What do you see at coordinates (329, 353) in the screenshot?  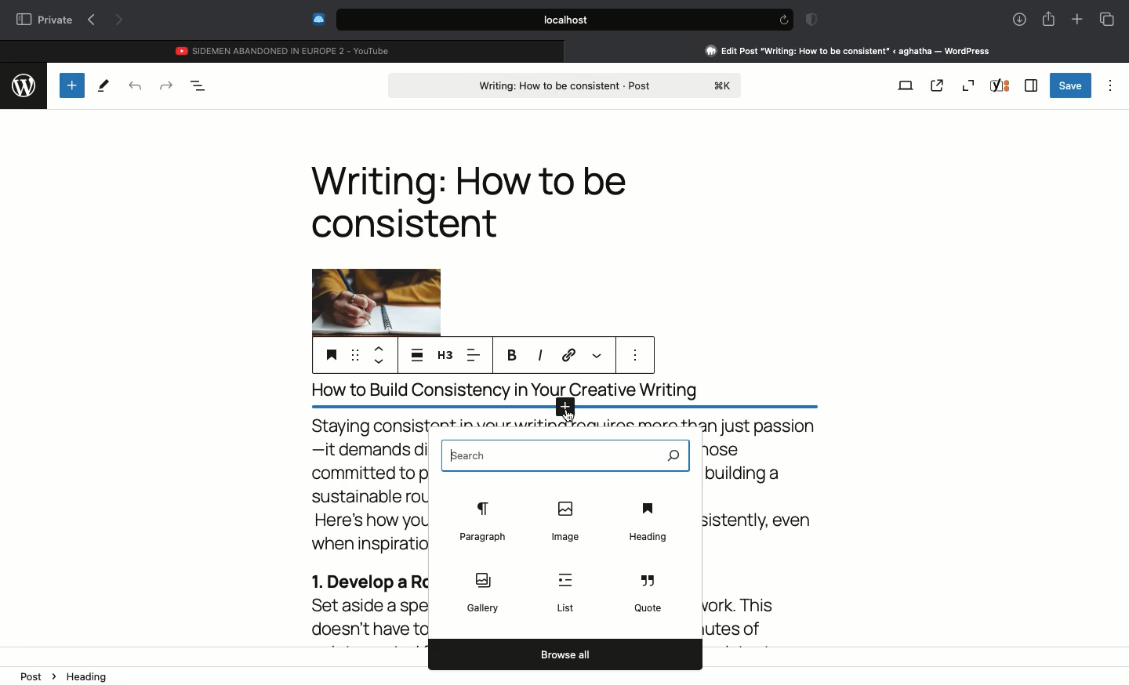 I see `Heading` at bounding box center [329, 353].